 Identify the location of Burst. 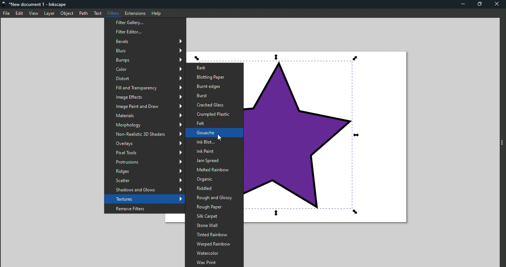
(213, 96).